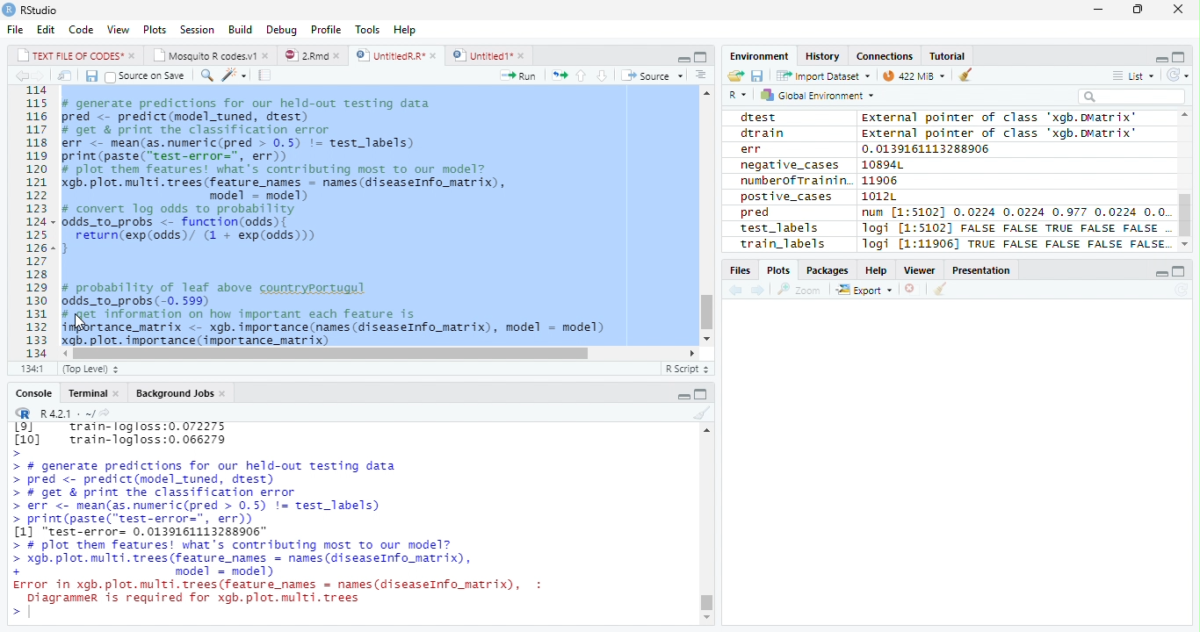 The image size is (1200, 632). I want to click on # generate predictions for our held-out testing data
pred <- predict(model_tuned, drest)
# get & print the classification error
err <- mean(as.numeric(pred > 0.5) != test_labels)
print (paste(“test-error=", err))
# plot them features! what's contributing most to our model?
gb. plot. multi. trees (feature_names = names (diseaseInfo_matrix),
model = model)
# convert log odds to probability
odds_to_probs <- function(odds){
return(exp(odds)/ (1 + exp(0dds)))
3, so click(293, 179).